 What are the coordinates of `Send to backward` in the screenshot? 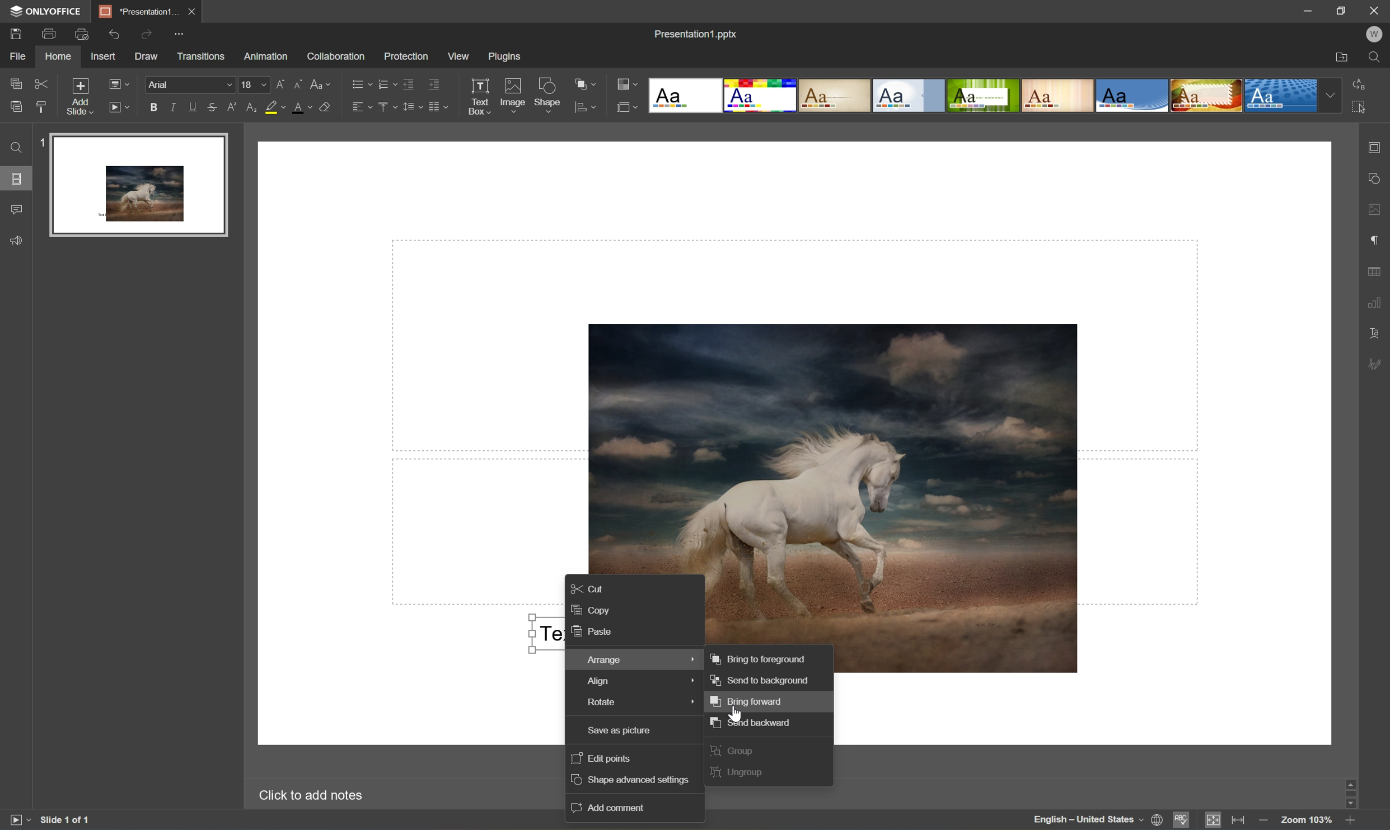 It's located at (762, 680).